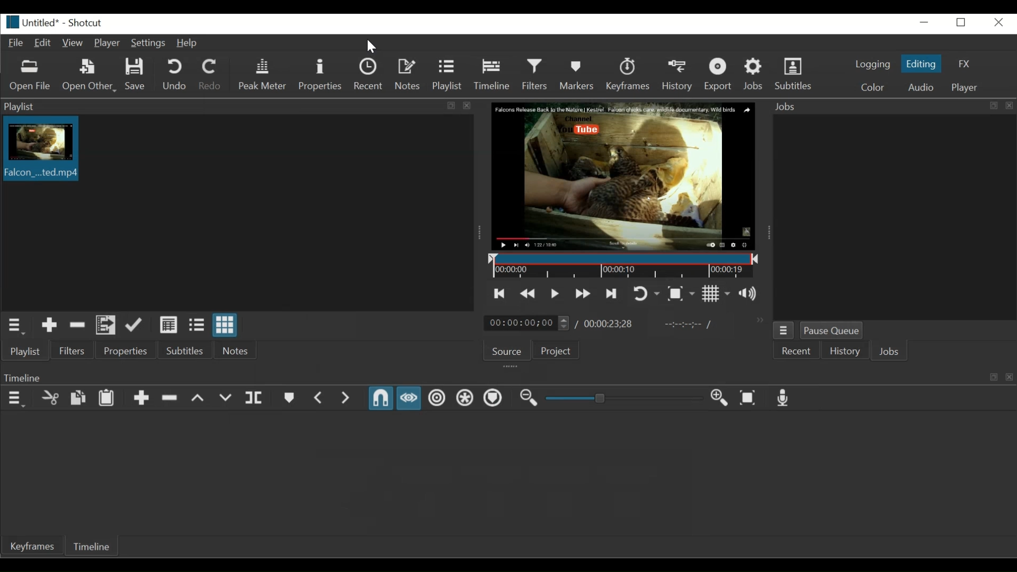 The width and height of the screenshot is (1017, 572). What do you see at coordinates (379, 398) in the screenshot?
I see `Snap (Enabled)` at bounding box center [379, 398].